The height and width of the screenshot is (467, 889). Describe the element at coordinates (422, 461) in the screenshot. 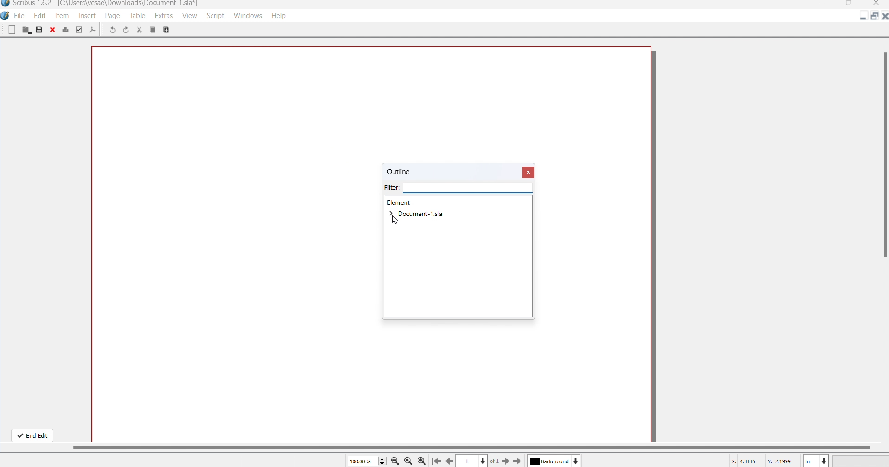

I see `zoom in` at that location.